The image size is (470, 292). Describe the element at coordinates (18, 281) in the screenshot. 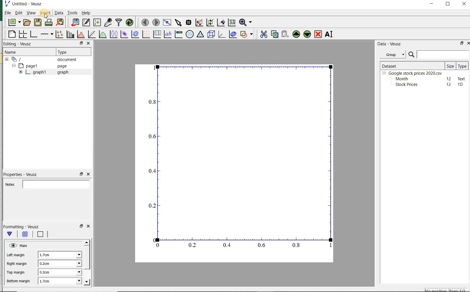

I see `Bottom margin` at that location.